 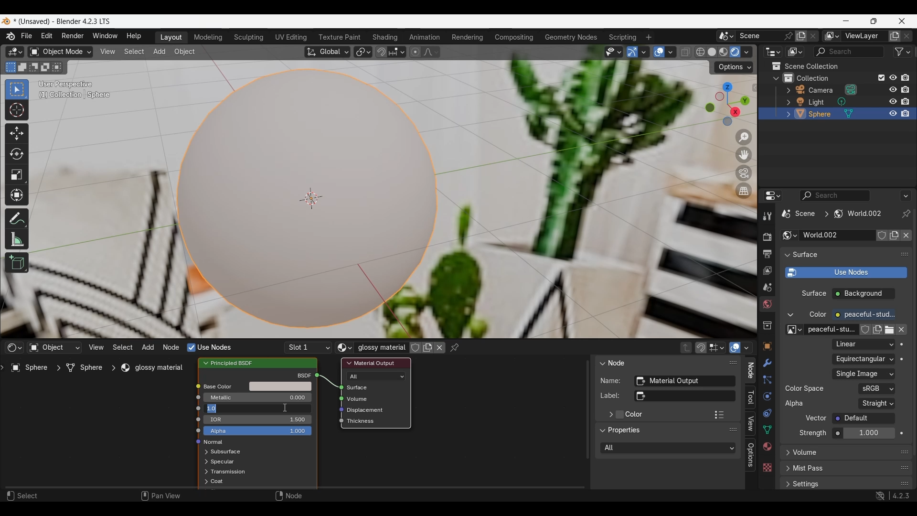 What do you see at coordinates (618, 362) in the screenshot?
I see `Node` at bounding box center [618, 362].